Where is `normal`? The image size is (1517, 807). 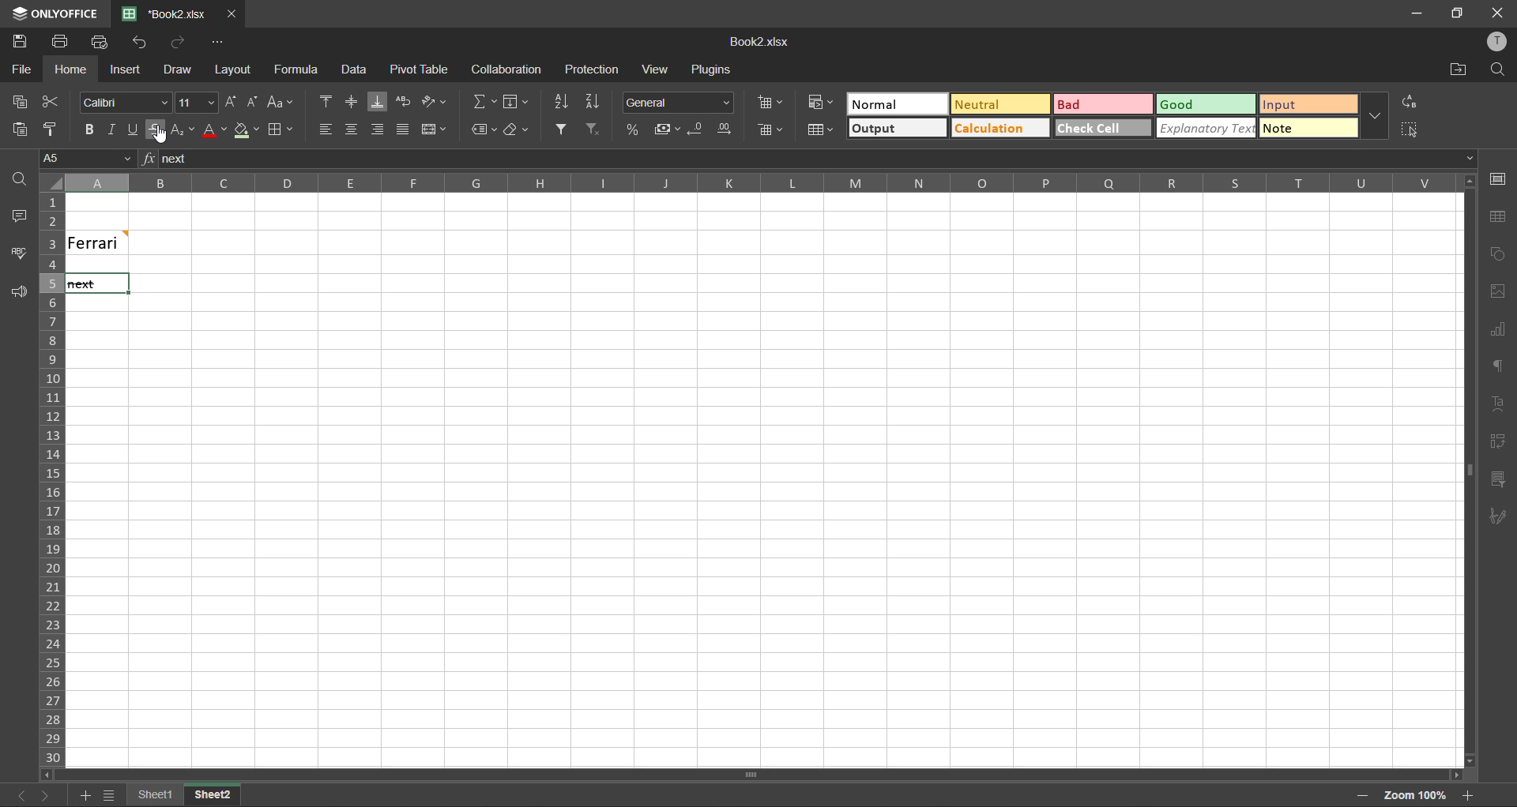 normal is located at coordinates (898, 104).